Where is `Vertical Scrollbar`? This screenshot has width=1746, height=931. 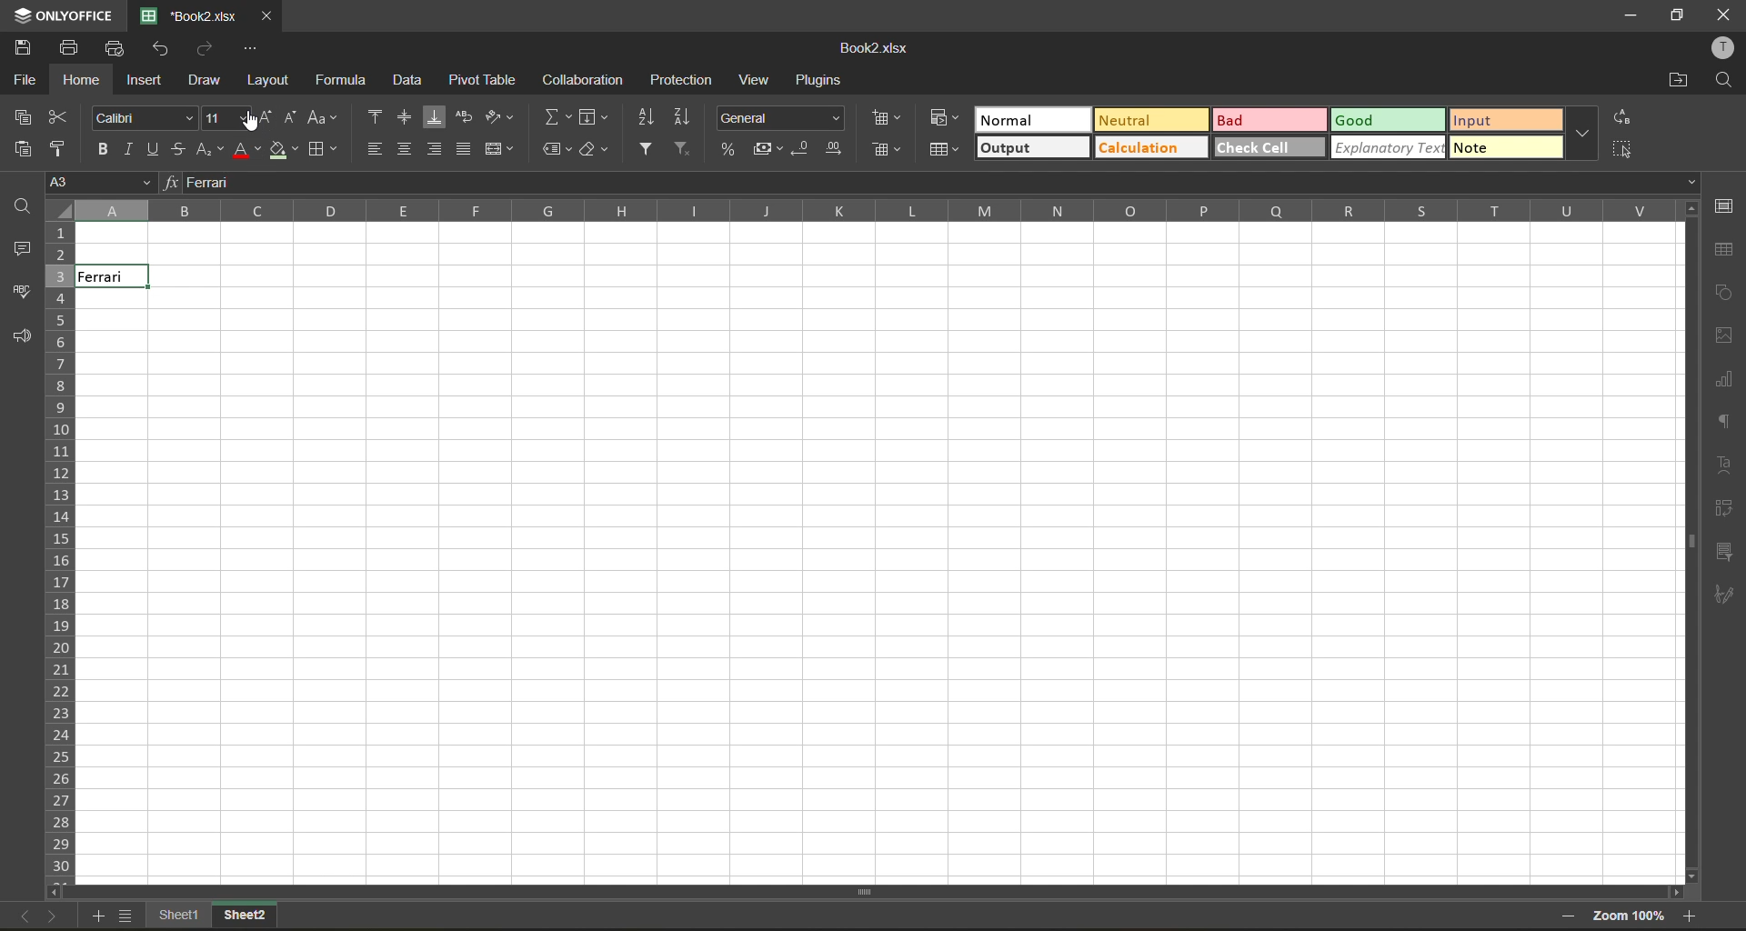 Vertical Scrollbar is located at coordinates (871, 889).